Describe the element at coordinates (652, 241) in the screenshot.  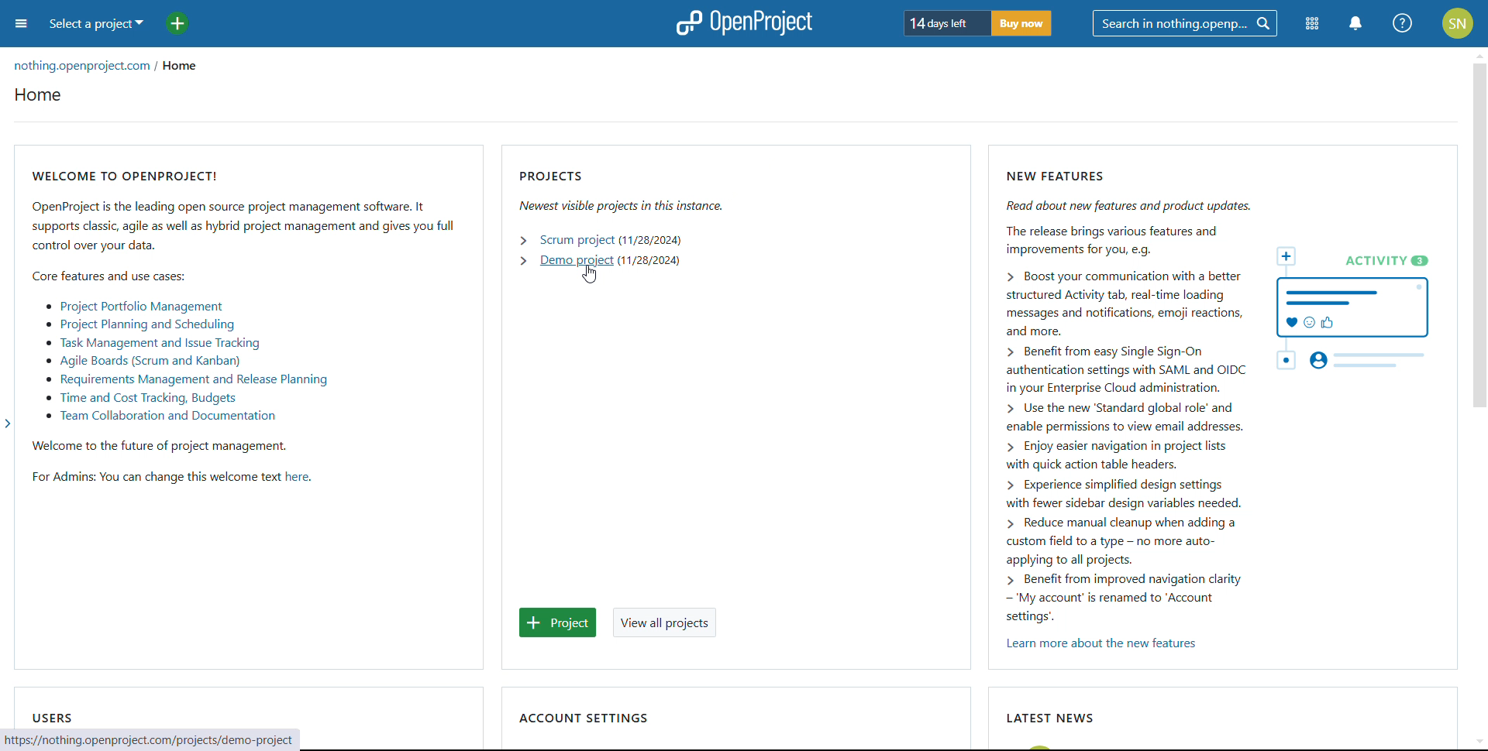
I see `start date of scrum project` at that location.